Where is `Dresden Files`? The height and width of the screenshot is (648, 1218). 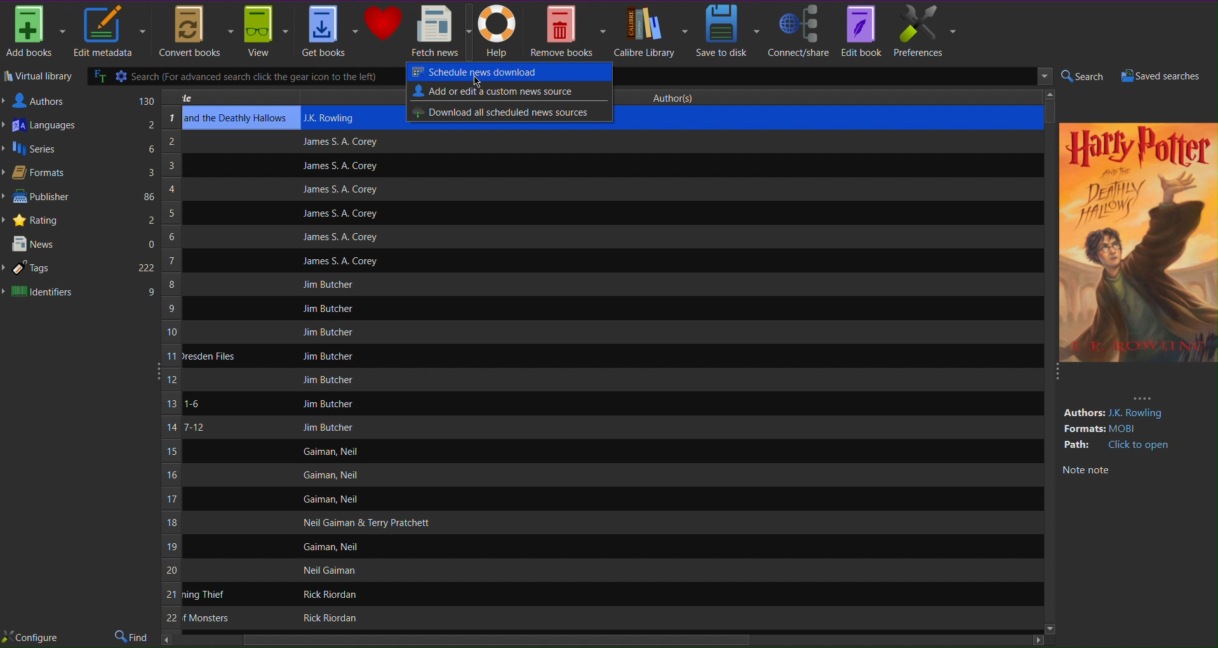
Dresden Files is located at coordinates (210, 356).